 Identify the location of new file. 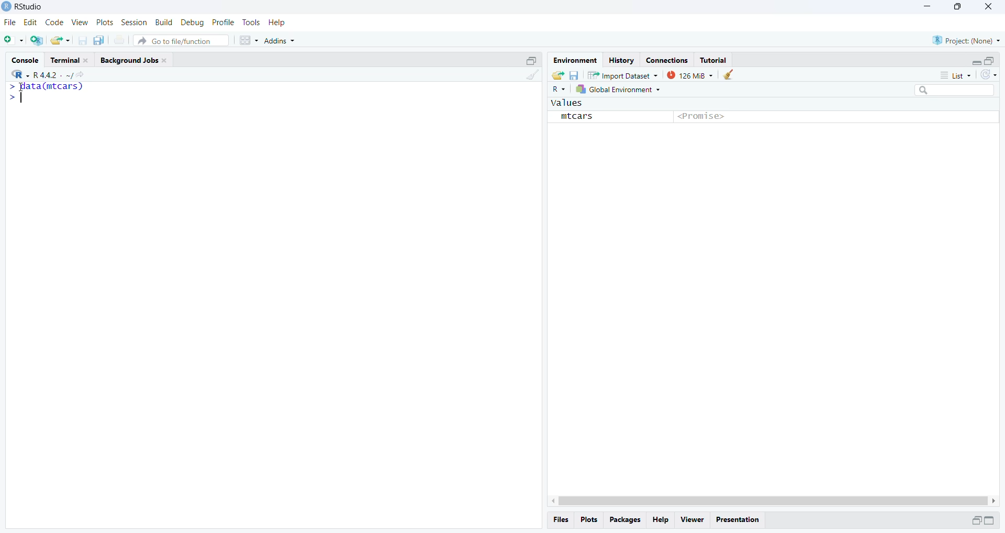
(14, 40).